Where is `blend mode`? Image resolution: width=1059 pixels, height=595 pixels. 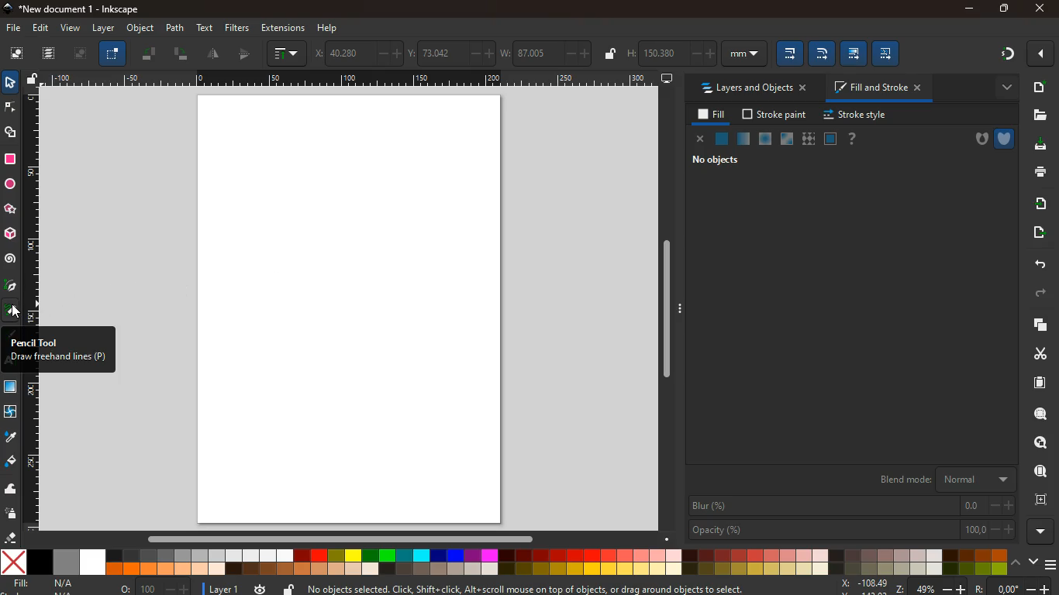 blend mode is located at coordinates (948, 480).